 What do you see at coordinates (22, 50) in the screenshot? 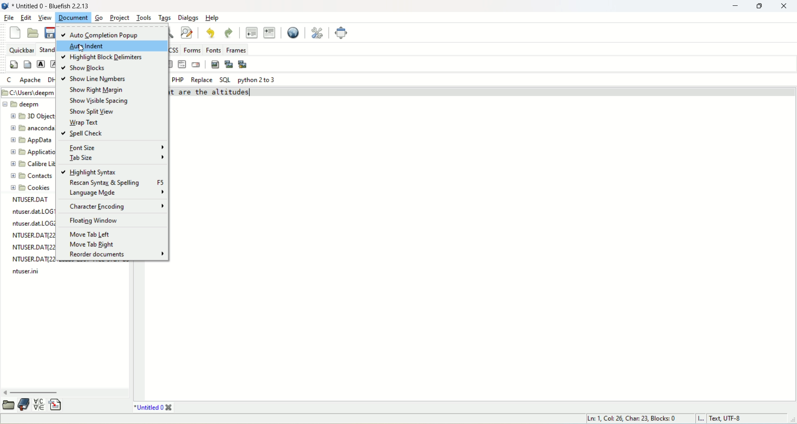
I see `quickbar` at bounding box center [22, 50].